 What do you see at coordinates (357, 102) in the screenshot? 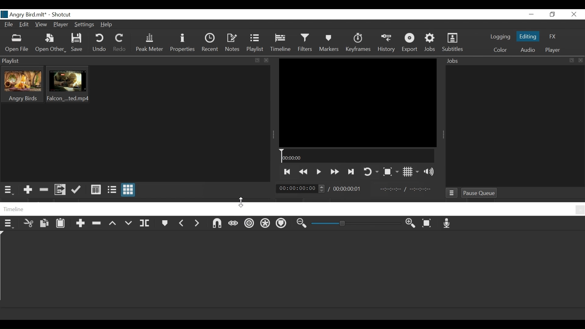
I see `Media Viewer` at bounding box center [357, 102].